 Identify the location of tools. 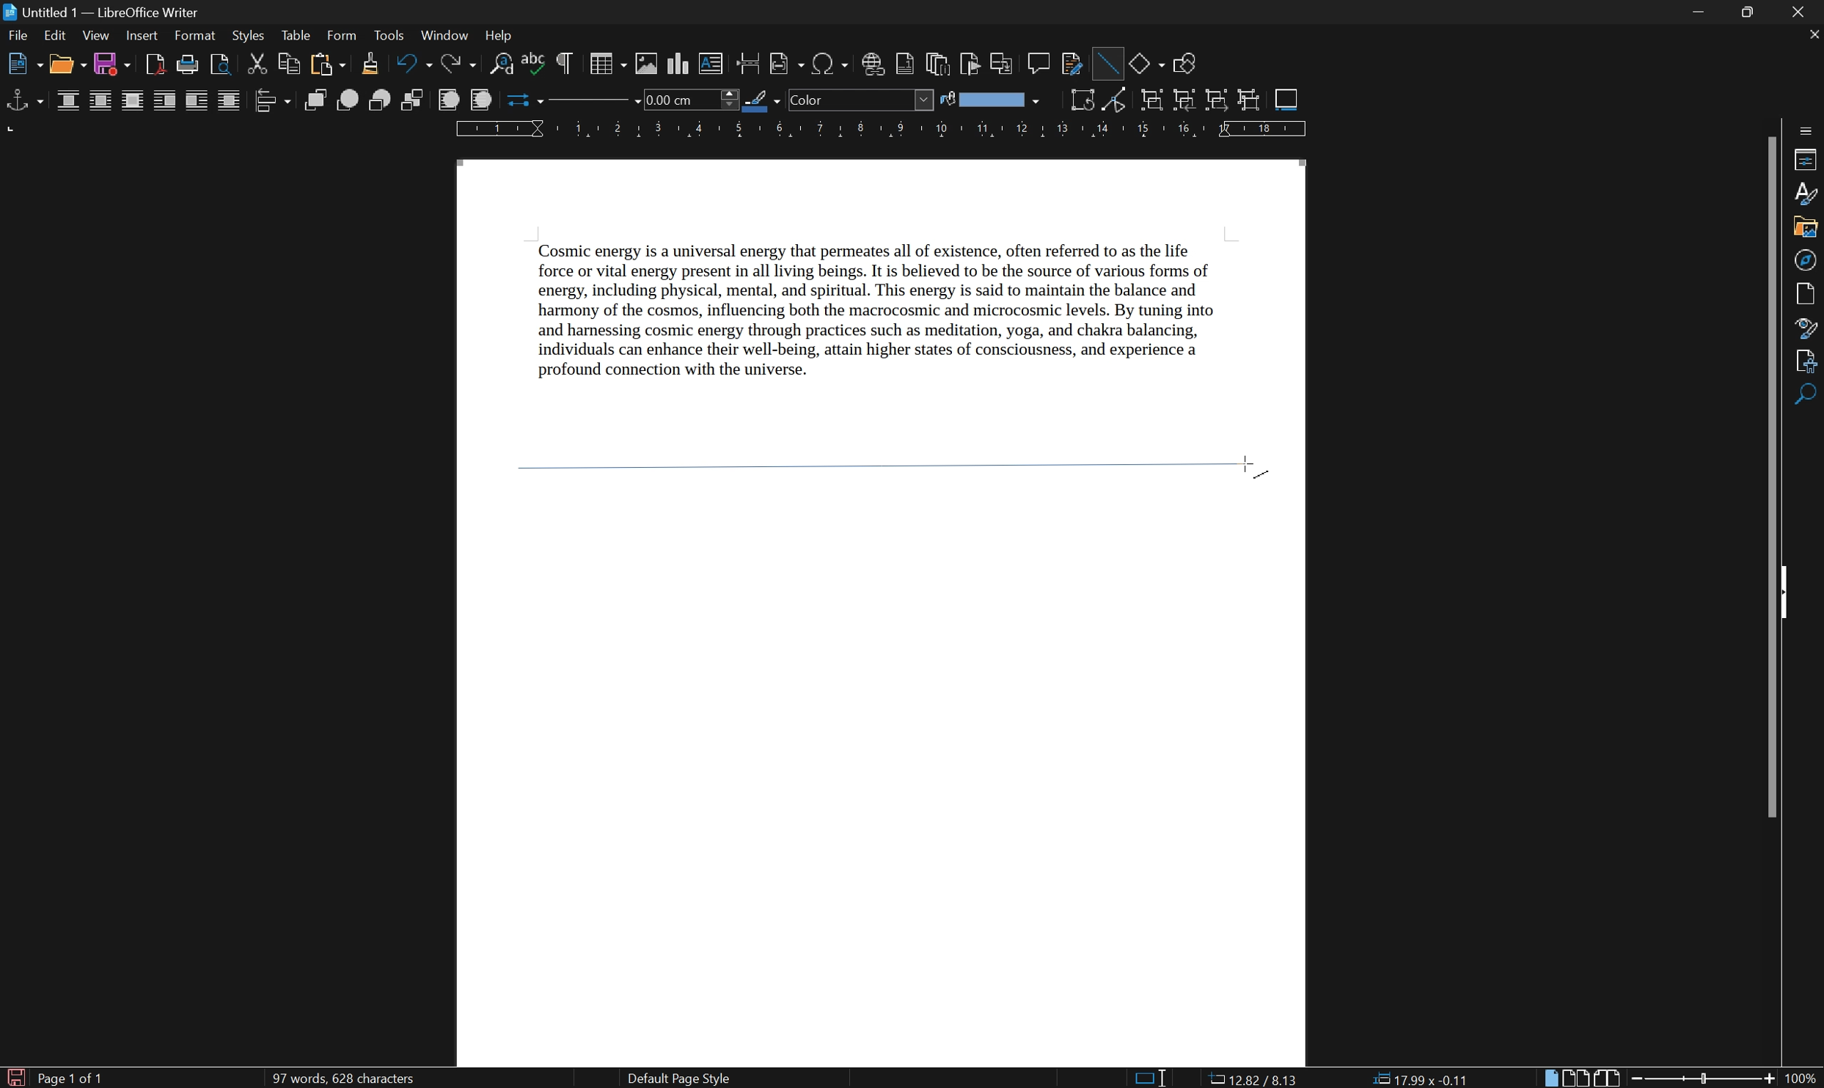
(390, 36).